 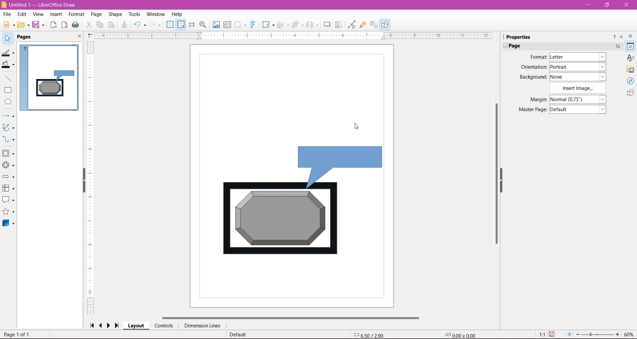 I want to click on Dimension Lines, so click(x=202, y=326).